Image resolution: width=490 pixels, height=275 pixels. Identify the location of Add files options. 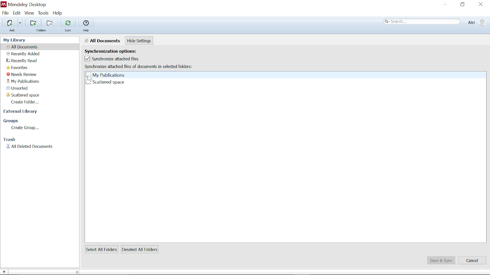
(20, 24).